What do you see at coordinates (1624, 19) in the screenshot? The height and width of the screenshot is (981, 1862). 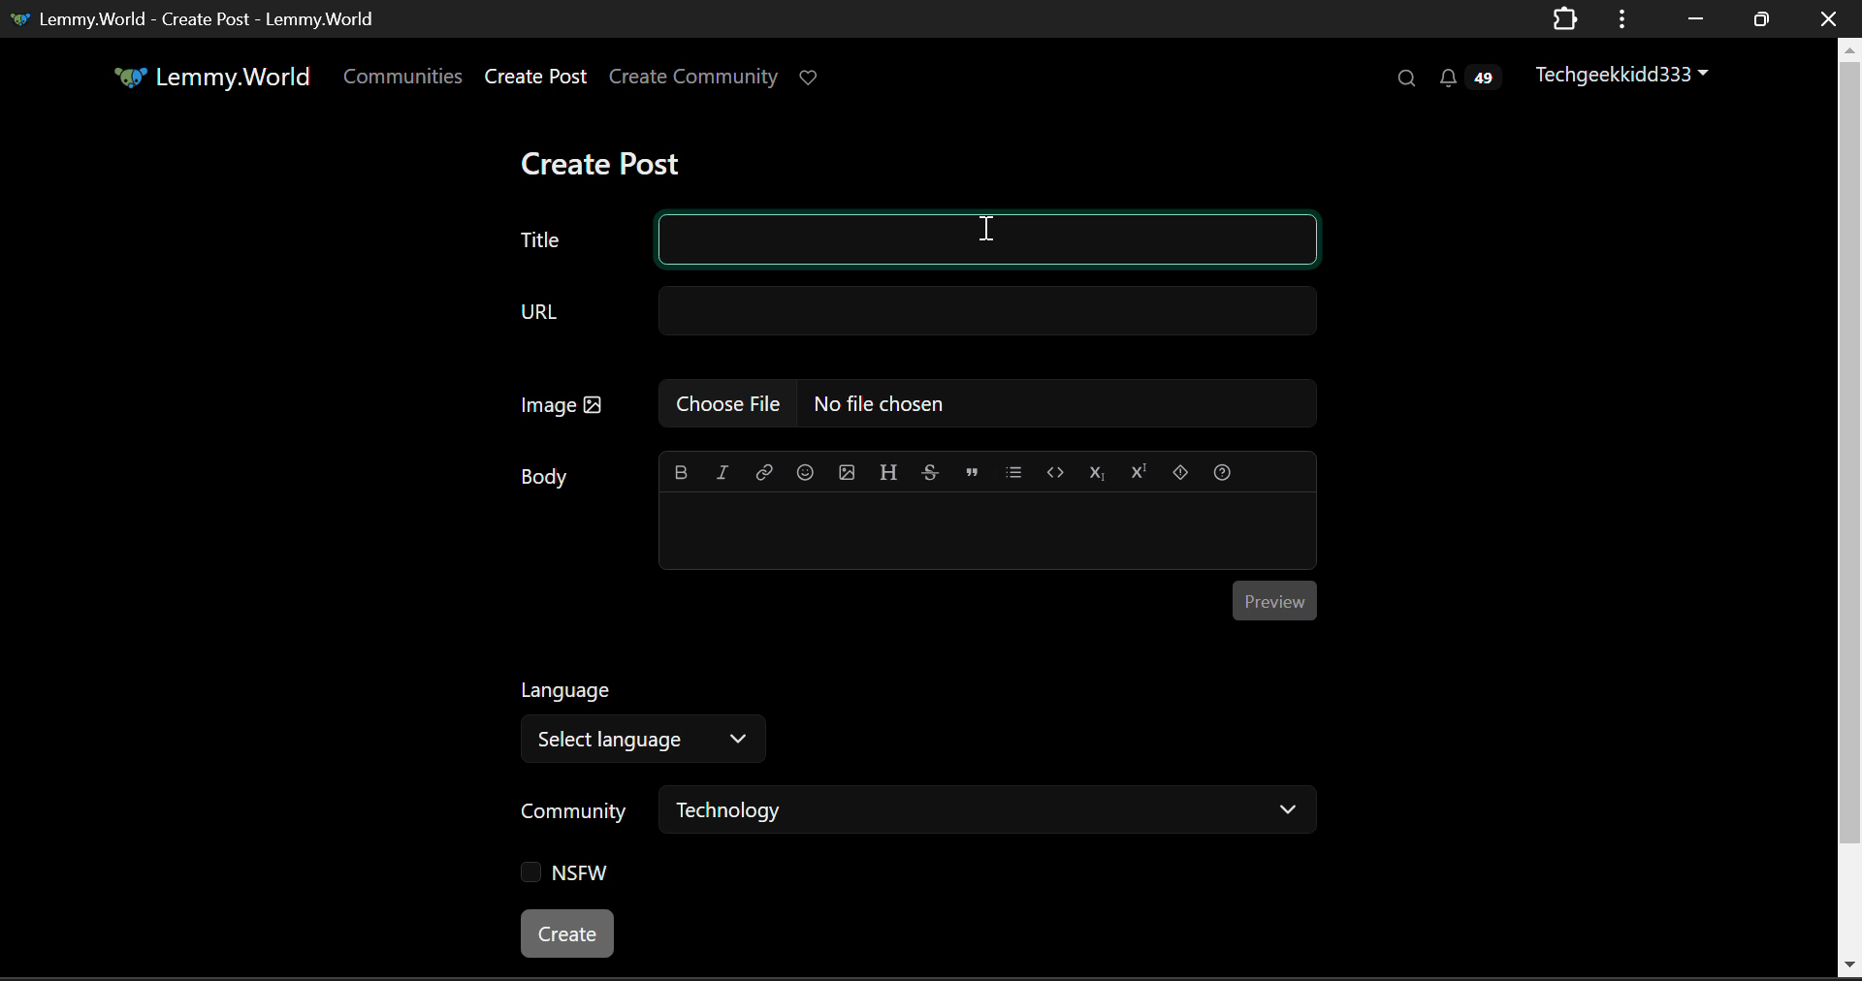 I see `Window Options` at bounding box center [1624, 19].